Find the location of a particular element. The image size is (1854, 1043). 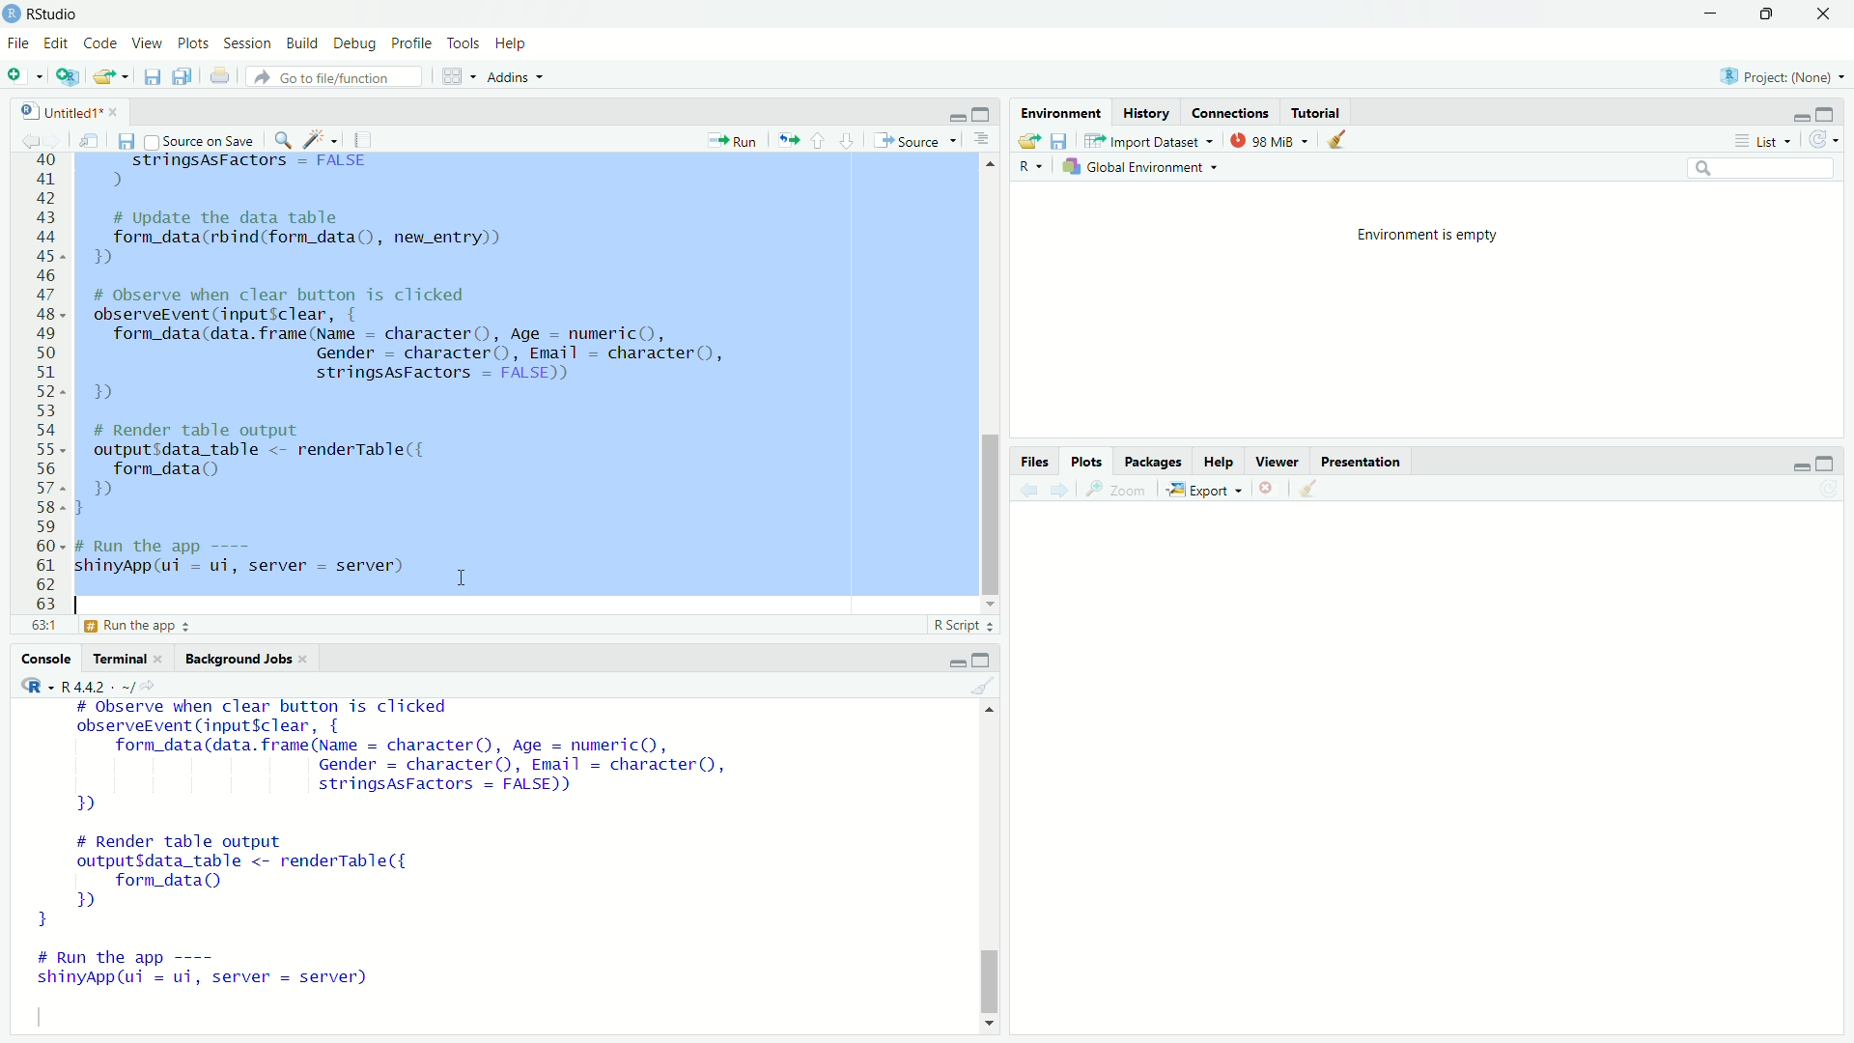

language change is located at coordinates (1029, 167).